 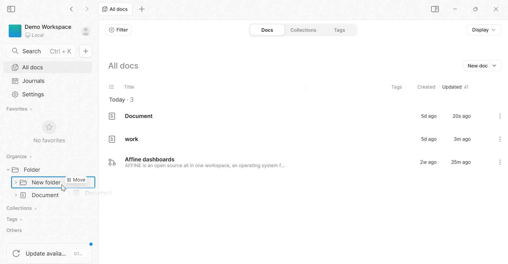 I want to click on Sidebar Toggle, so click(x=435, y=9).